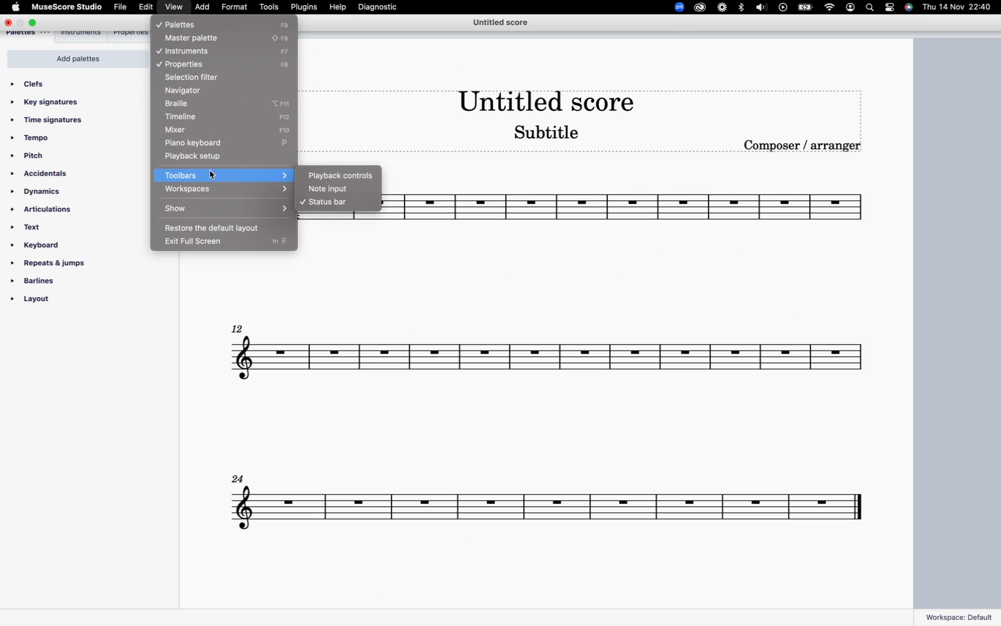 Image resolution: width=1001 pixels, height=626 pixels. I want to click on plugins, so click(306, 8).